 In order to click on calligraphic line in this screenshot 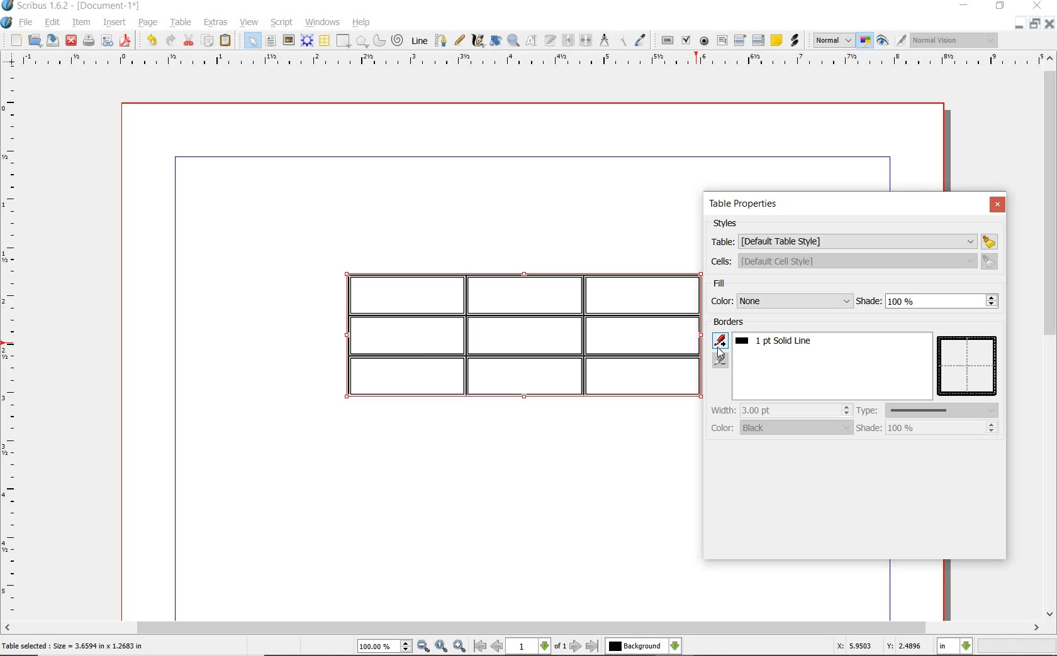, I will do `click(477, 40)`.